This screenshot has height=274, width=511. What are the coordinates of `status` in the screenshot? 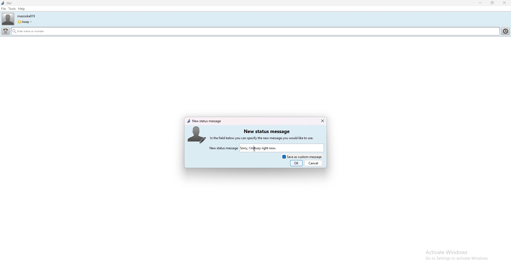 It's located at (24, 22).